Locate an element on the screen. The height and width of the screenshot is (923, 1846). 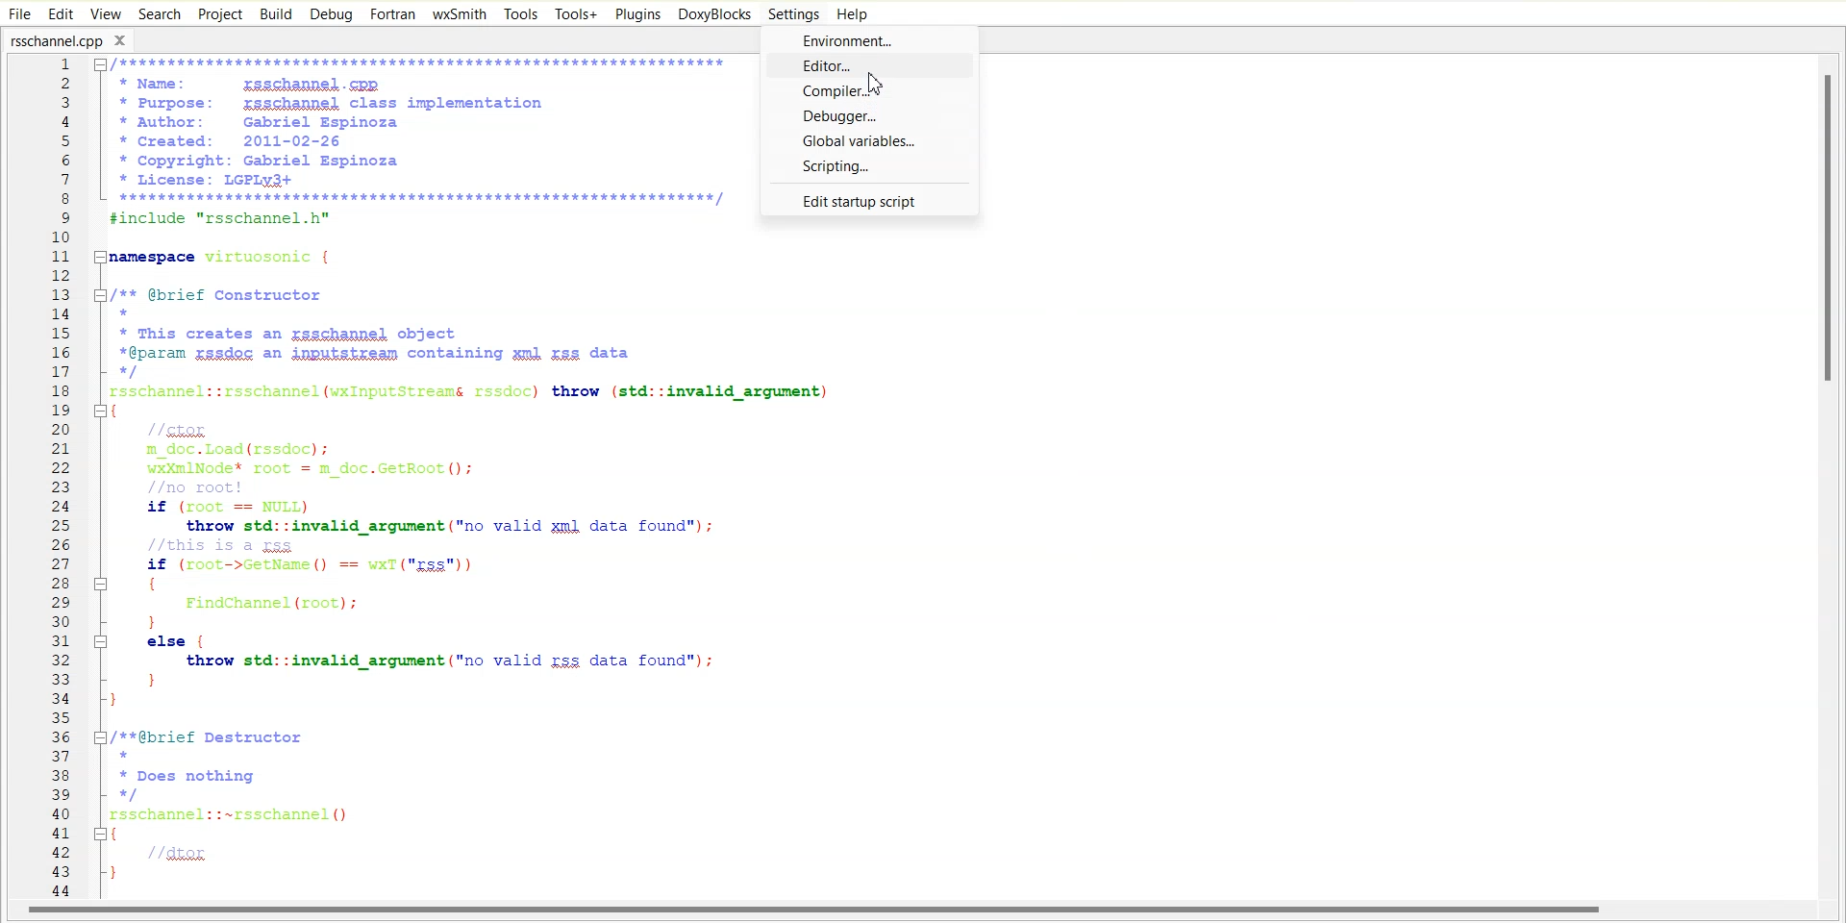
Debug is located at coordinates (332, 15).